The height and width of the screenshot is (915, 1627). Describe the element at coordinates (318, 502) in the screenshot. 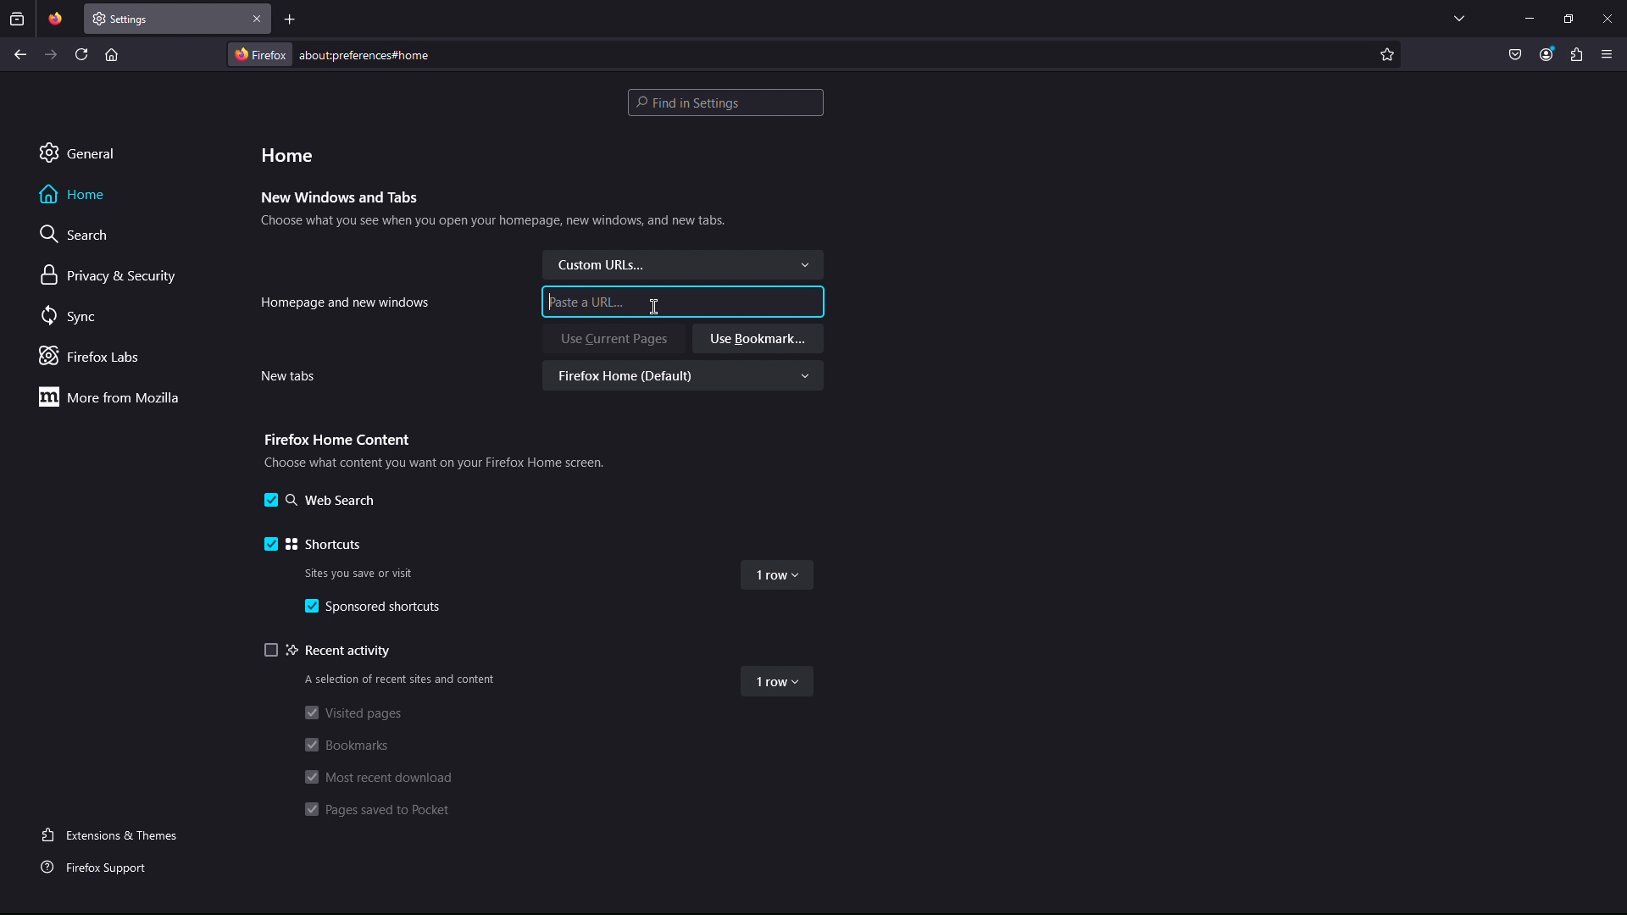

I see `Web Search` at that location.